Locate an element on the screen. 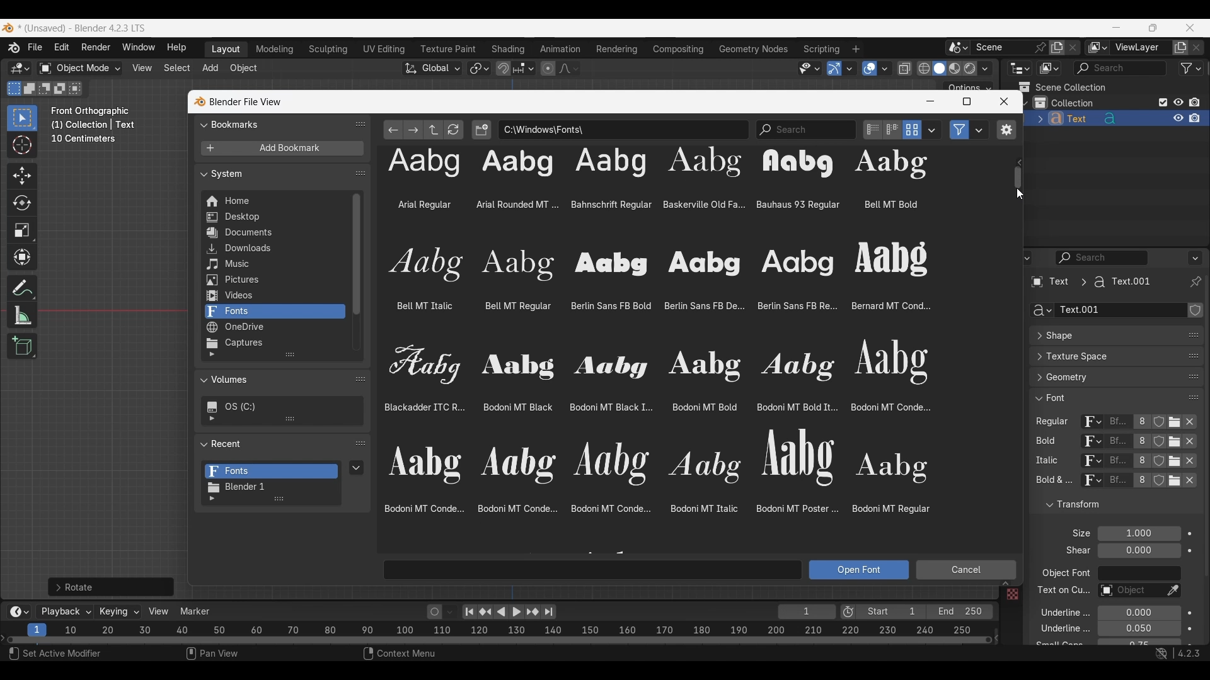 This screenshot has width=1210, height=680. Minimize is located at coordinates (930, 101).